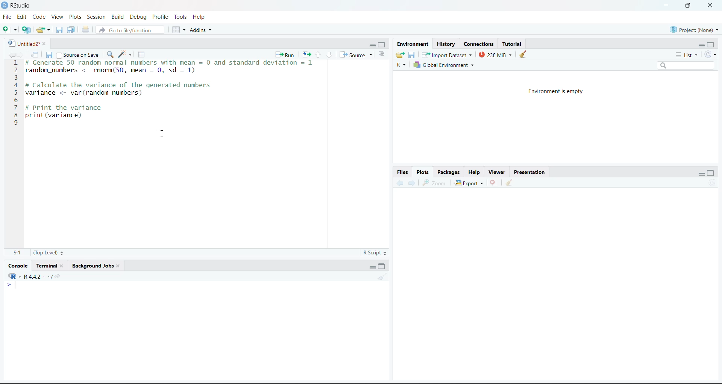  What do you see at coordinates (382, 45) in the screenshot?
I see `maximize` at bounding box center [382, 45].